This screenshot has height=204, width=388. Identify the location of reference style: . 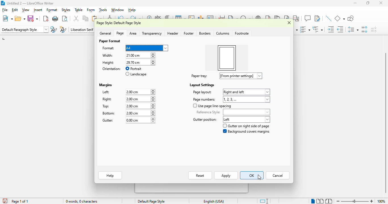
(233, 112).